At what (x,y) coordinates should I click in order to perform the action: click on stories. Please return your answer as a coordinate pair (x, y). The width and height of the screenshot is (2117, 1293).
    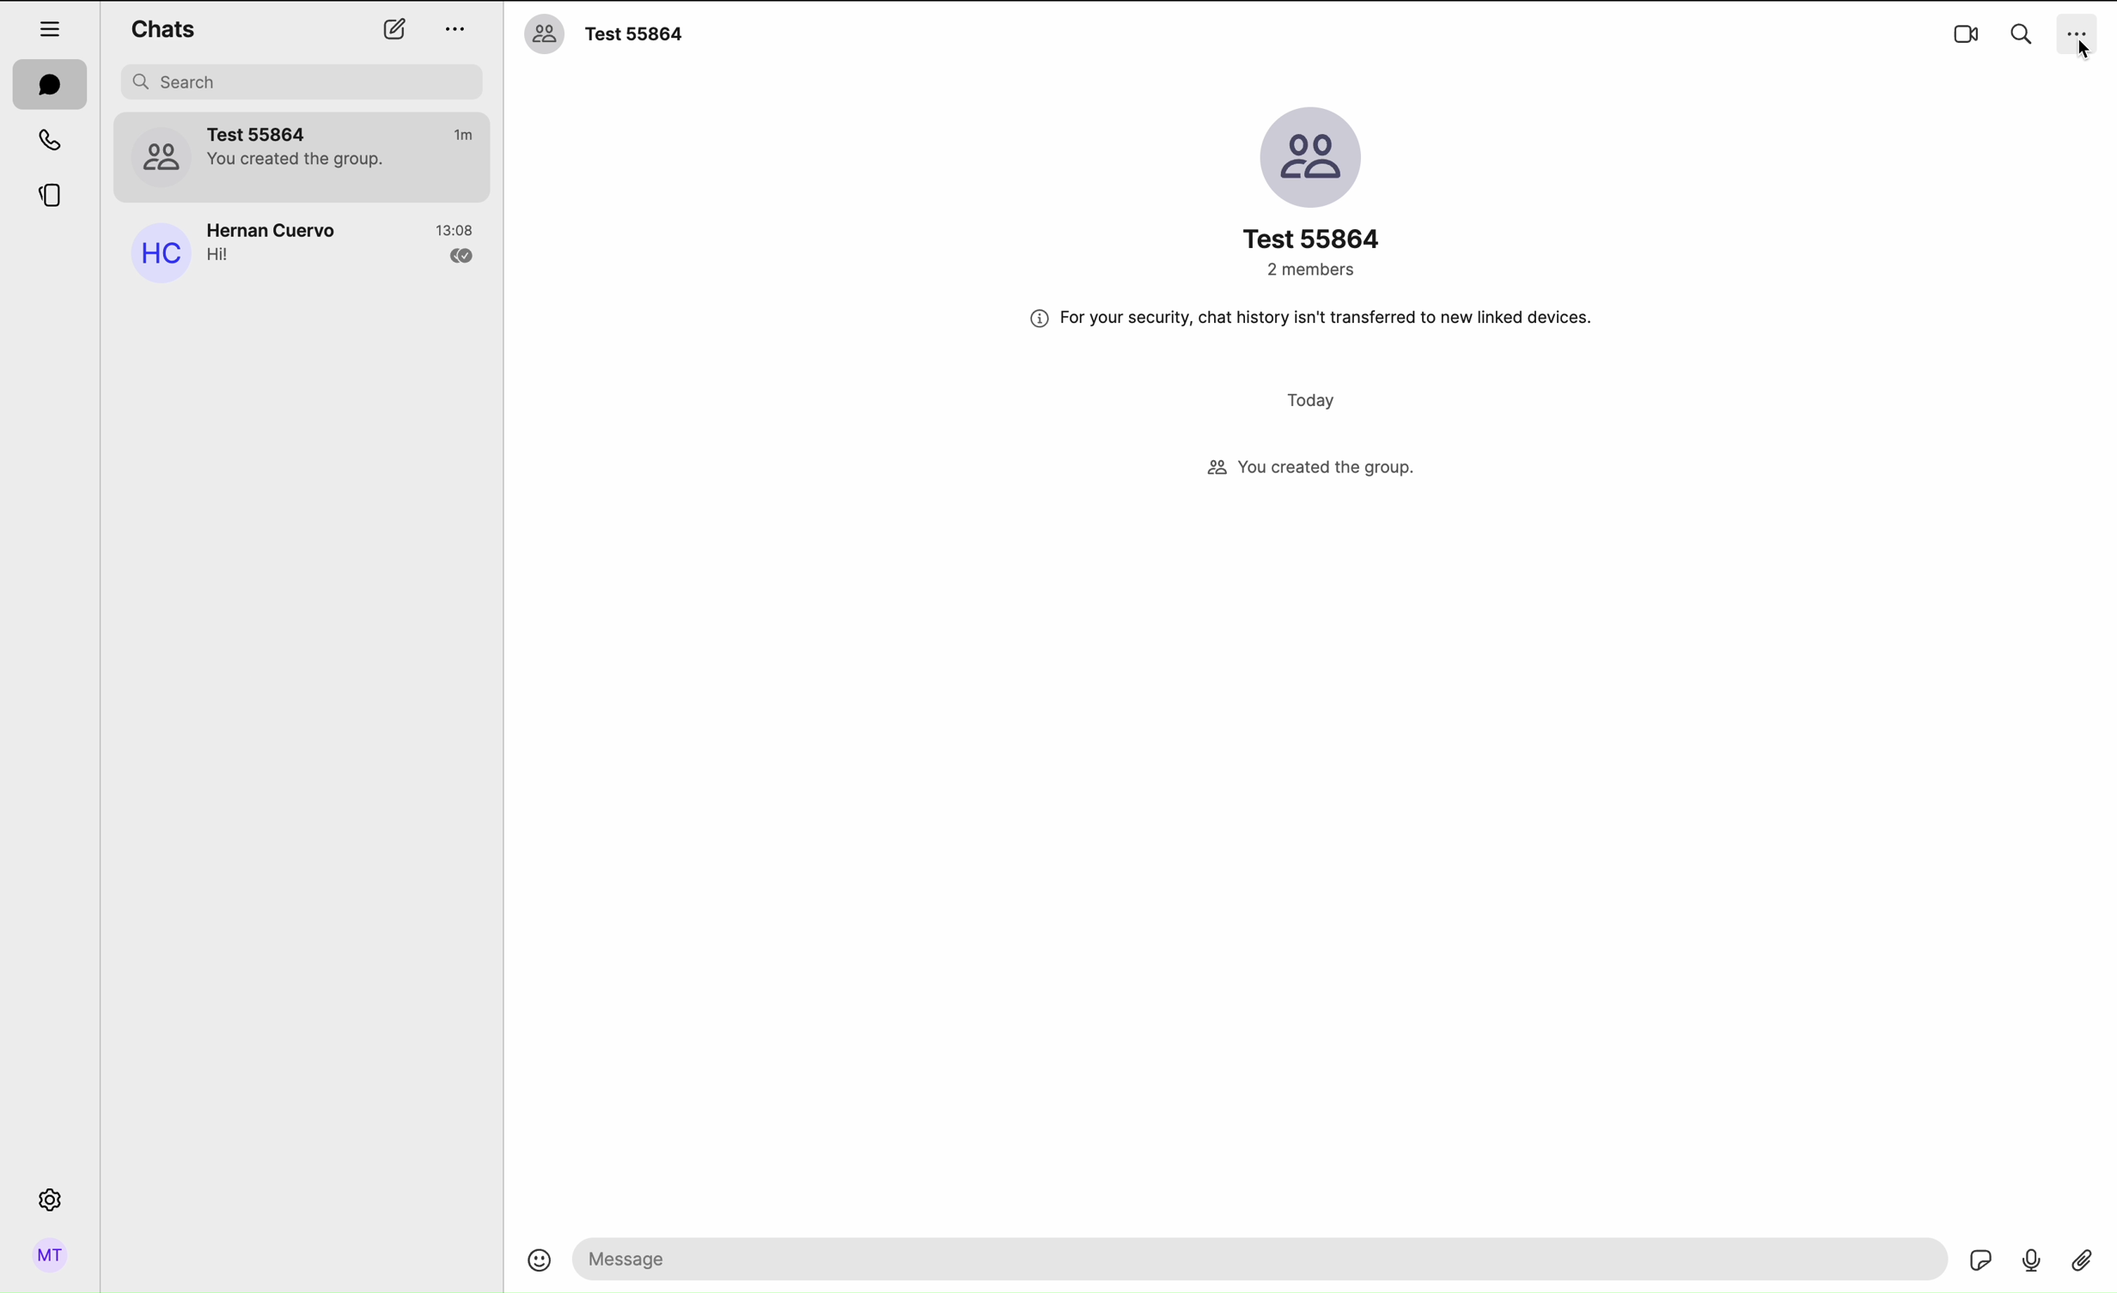
    Looking at the image, I should click on (46, 199).